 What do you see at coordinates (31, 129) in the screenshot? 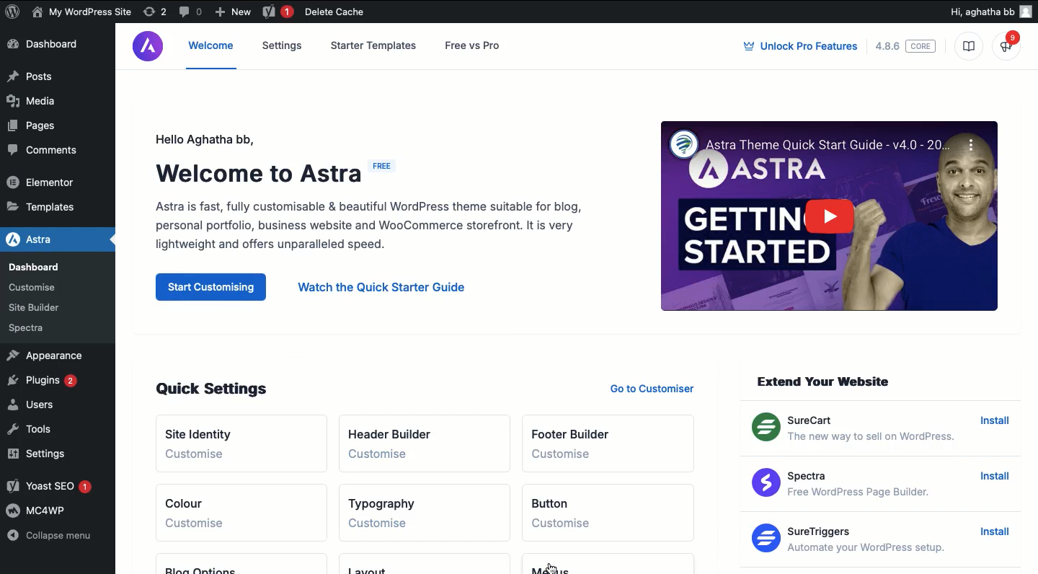
I see `Pages` at bounding box center [31, 129].